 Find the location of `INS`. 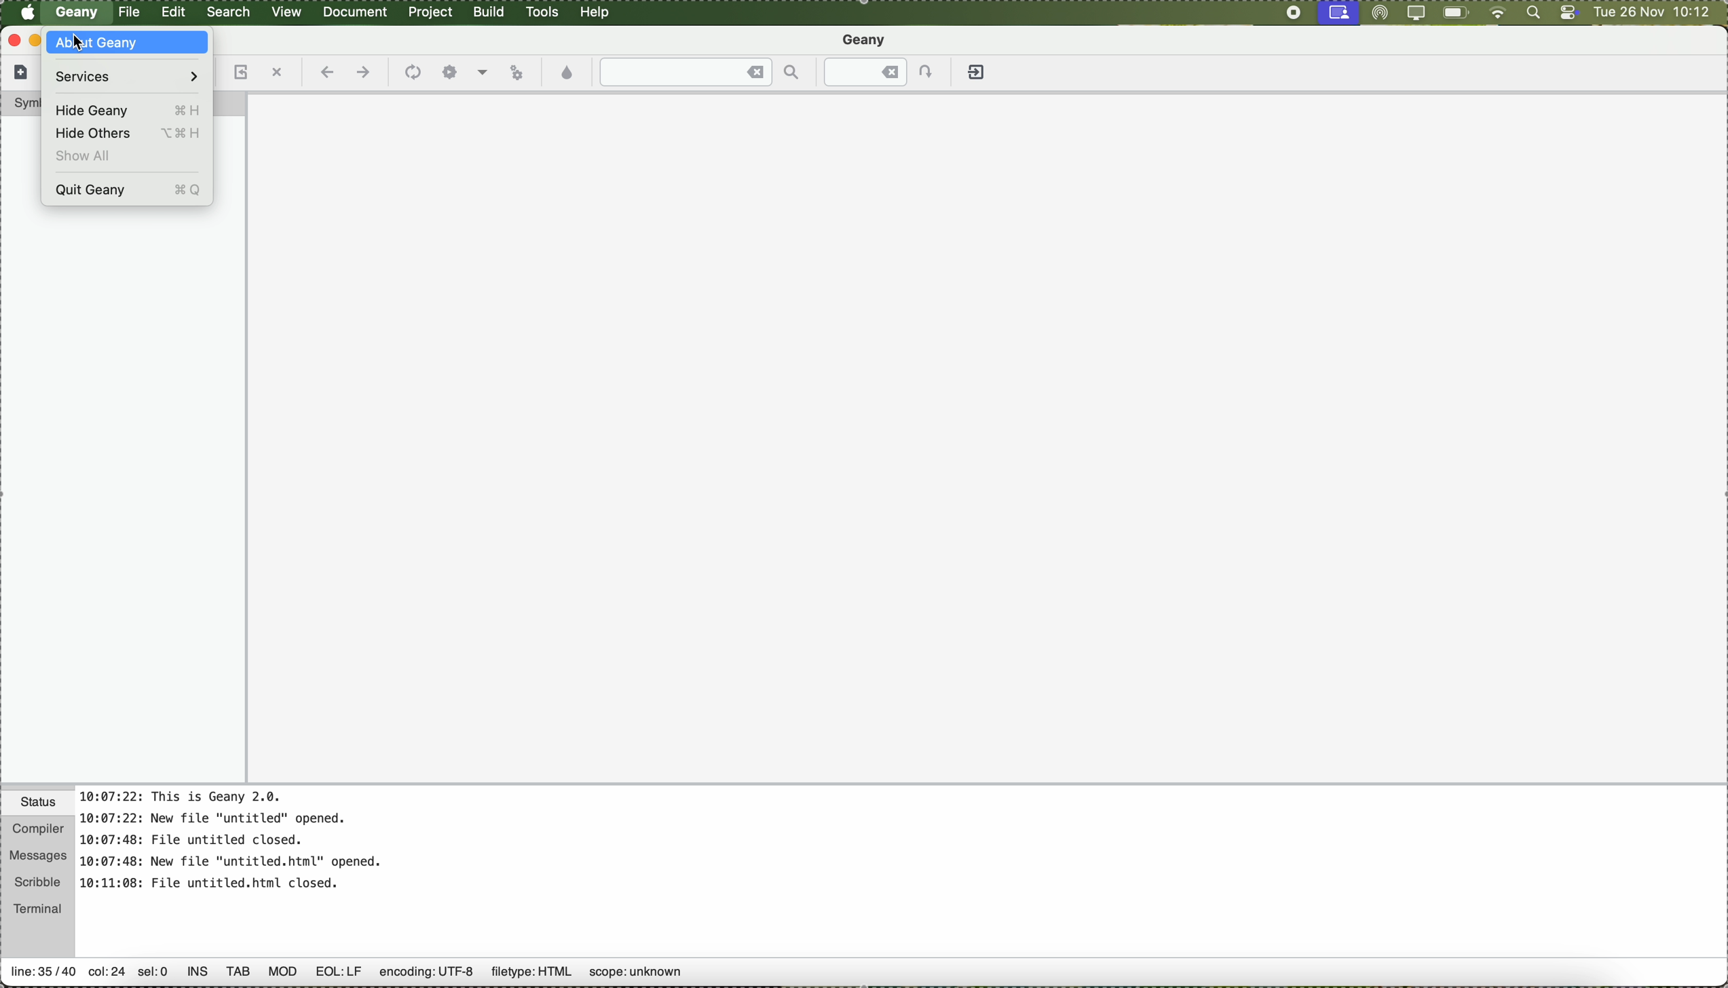

INS is located at coordinates (197, 974).